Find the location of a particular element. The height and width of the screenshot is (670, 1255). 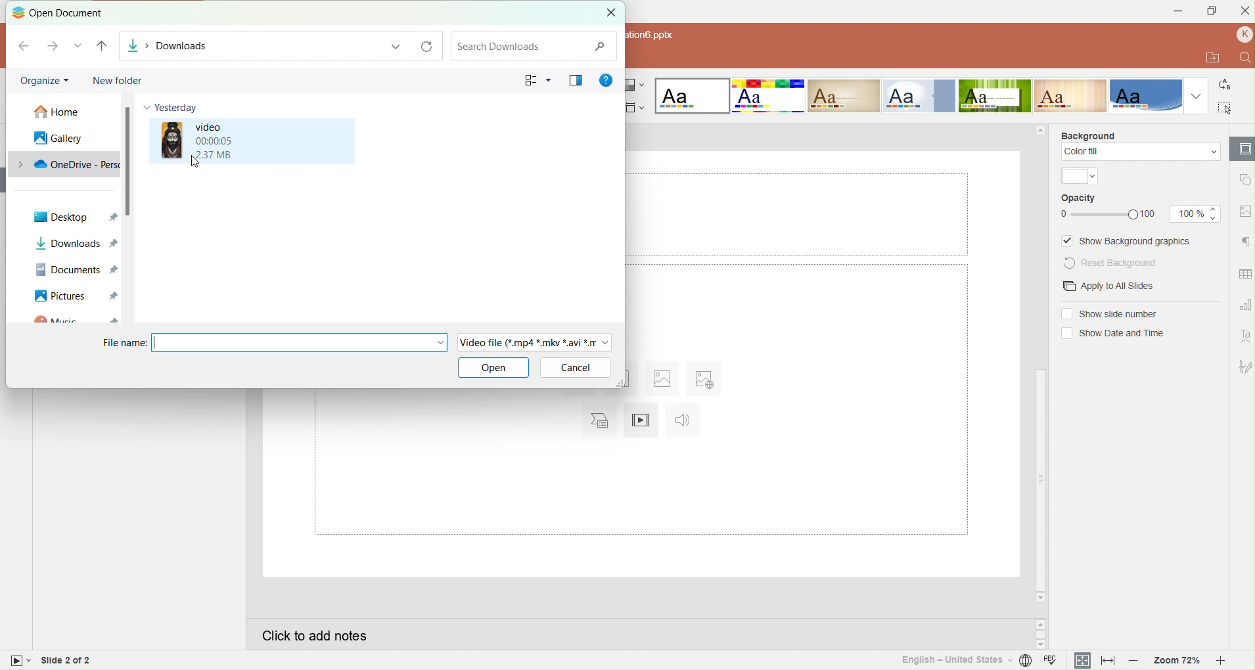

Classic is located at coordinates (844, 96).